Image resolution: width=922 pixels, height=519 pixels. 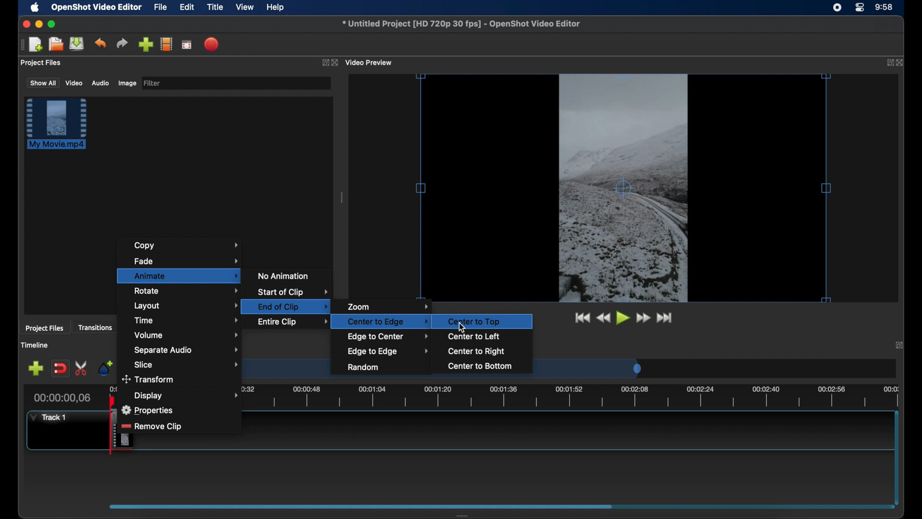 I want to click on transitions, so click(x=95, y=327).